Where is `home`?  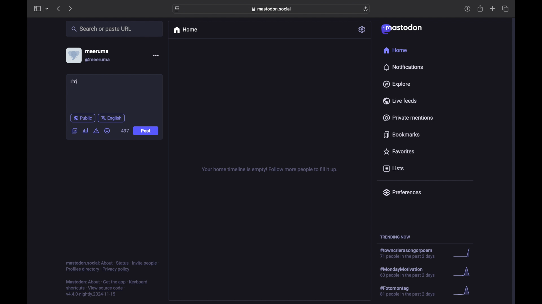
home is located at coordinates (185, 30).